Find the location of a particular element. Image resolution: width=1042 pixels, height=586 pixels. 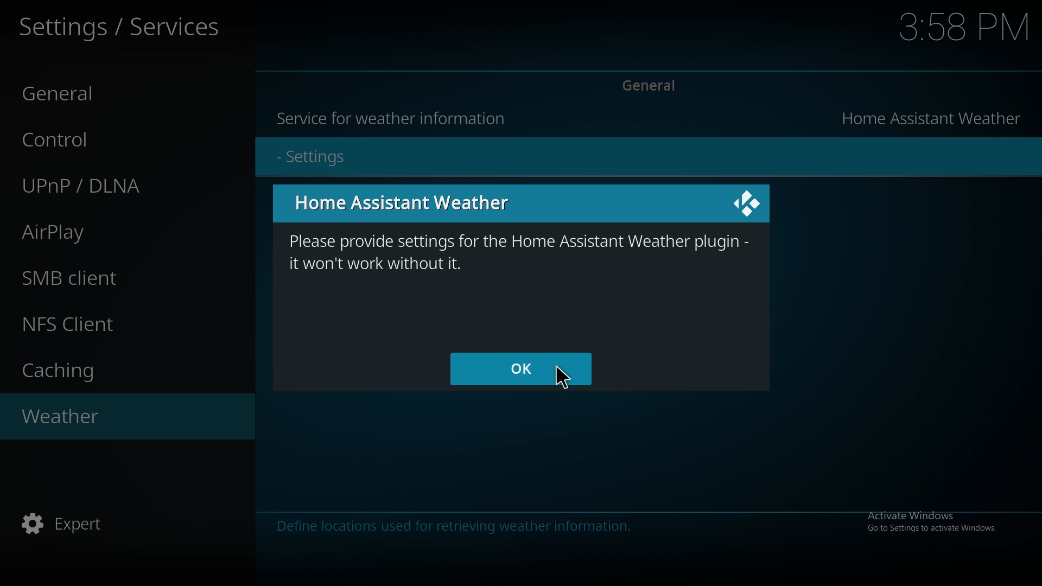

AirPlay is located at coordinates (79, 235).